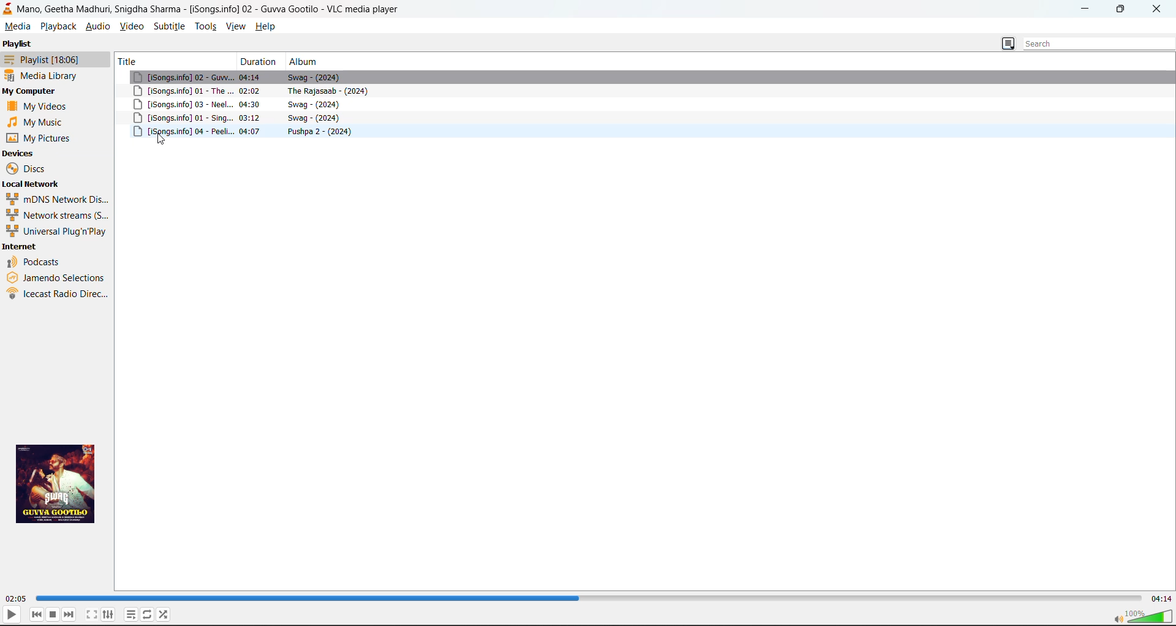  Describe the element at coordinates (646, 105) in the screenshot. I see `song` at that location.